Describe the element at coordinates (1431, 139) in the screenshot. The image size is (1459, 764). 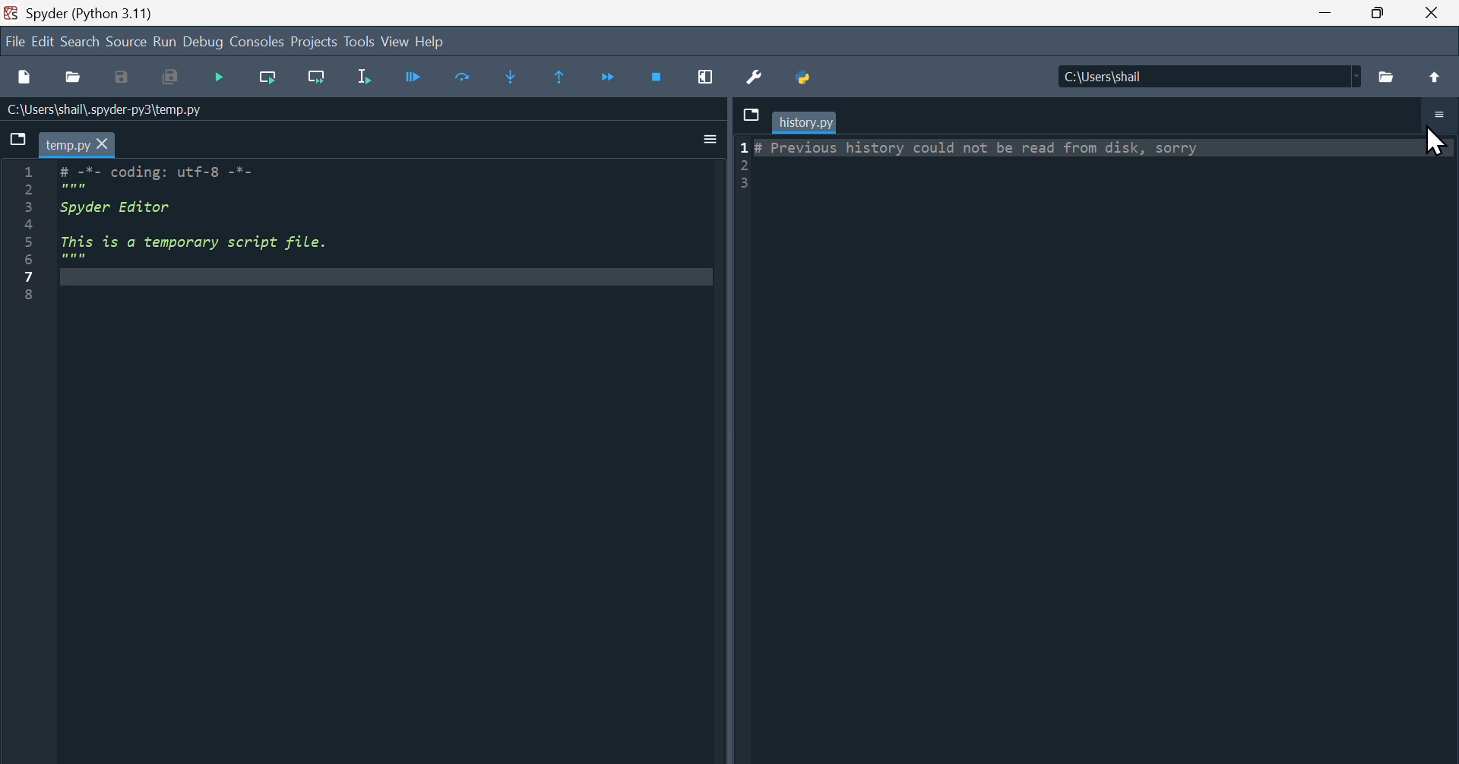
I see `Cursor` at that location.